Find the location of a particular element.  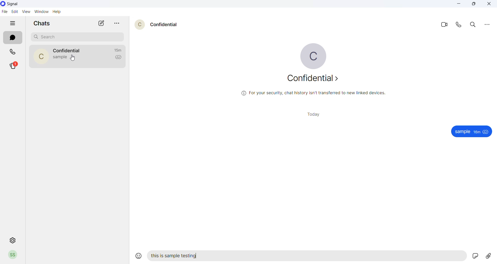

emoji is located at coordinates (139, 255).